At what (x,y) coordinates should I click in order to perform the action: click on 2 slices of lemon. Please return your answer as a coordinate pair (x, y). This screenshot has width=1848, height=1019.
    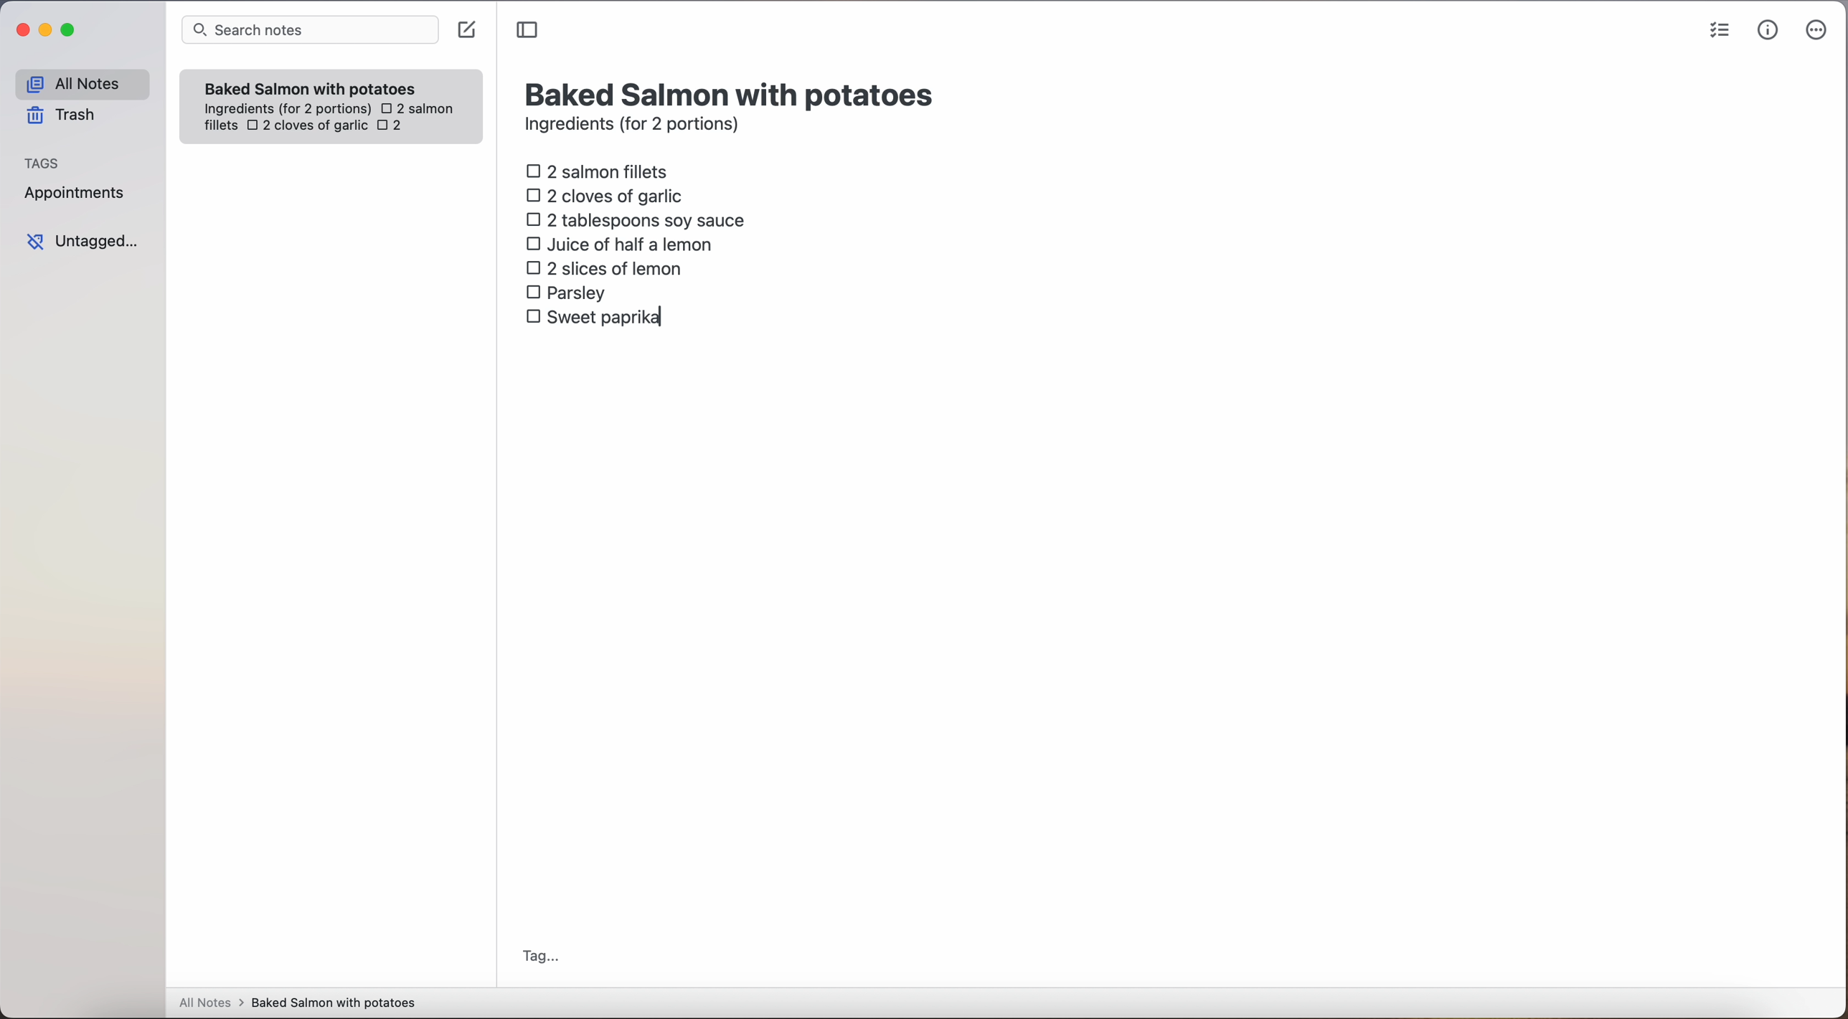
    Looking at the image, I should click on (605, 268).